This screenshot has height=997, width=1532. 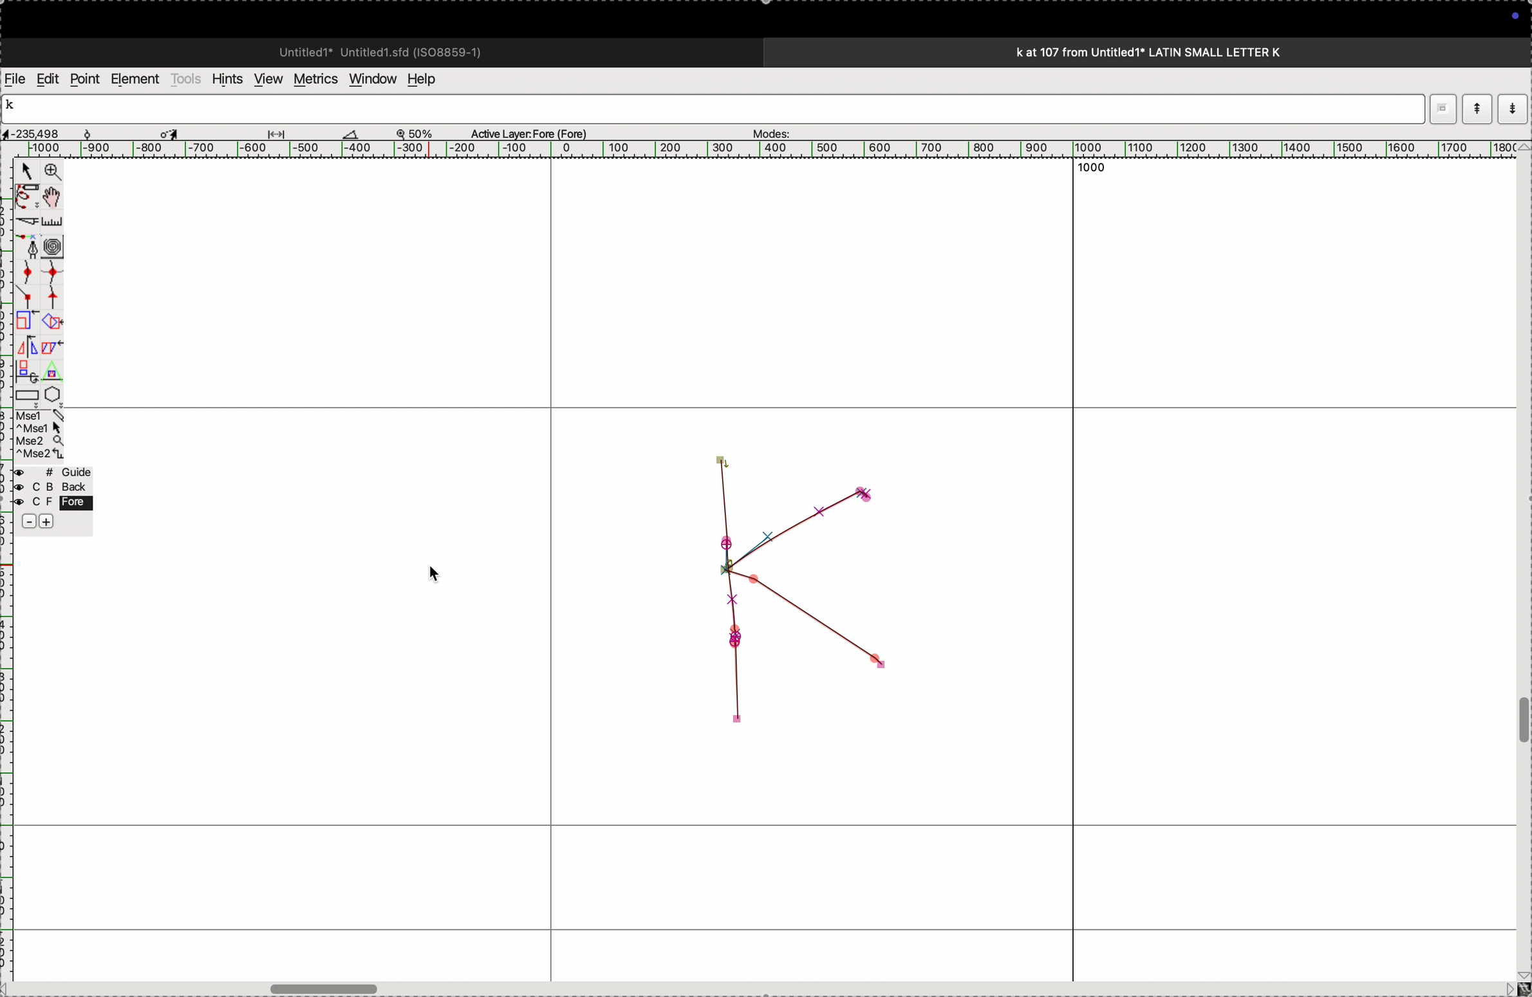 What do you see at coordinates (751, 149) in the screenshot?
I see `horizontal scale` at bounding box center [751, 149].